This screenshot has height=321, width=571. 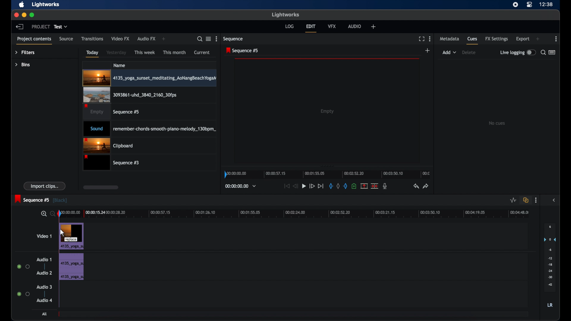 I want to click on add, so click(x=428, y=50).